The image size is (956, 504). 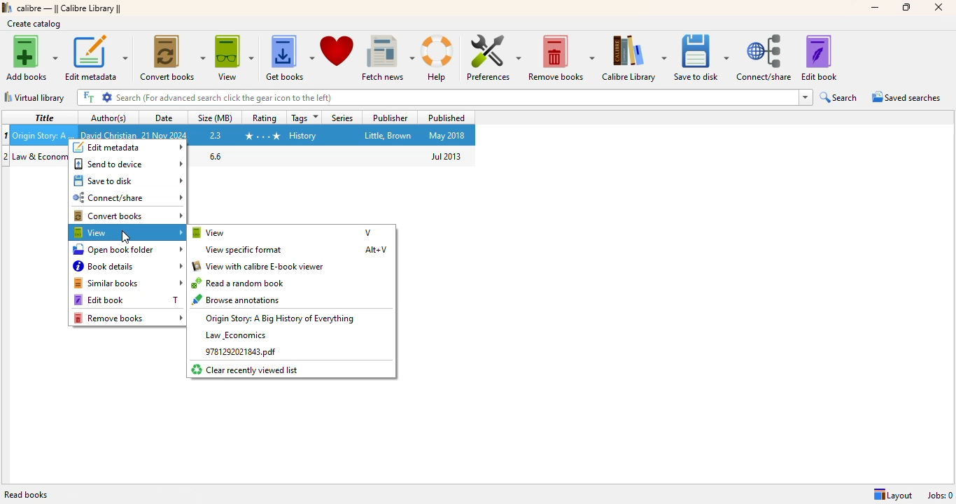 I want to click on pdf file, so click(x=239, y=352).